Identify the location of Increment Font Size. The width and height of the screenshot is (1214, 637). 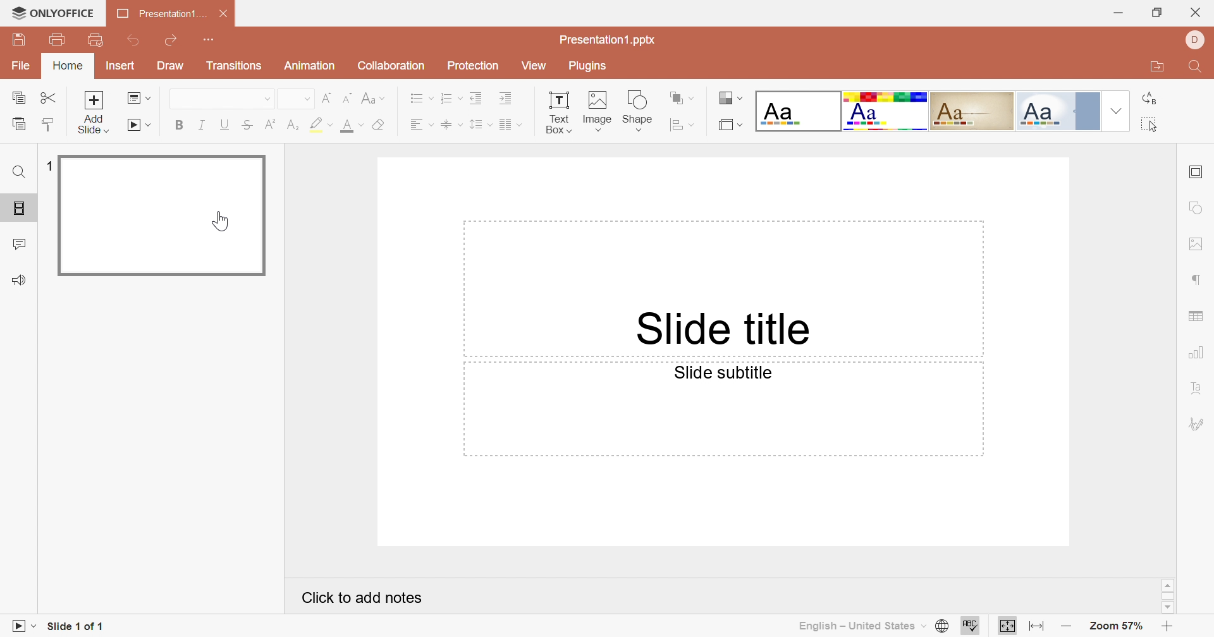
(327, 97).